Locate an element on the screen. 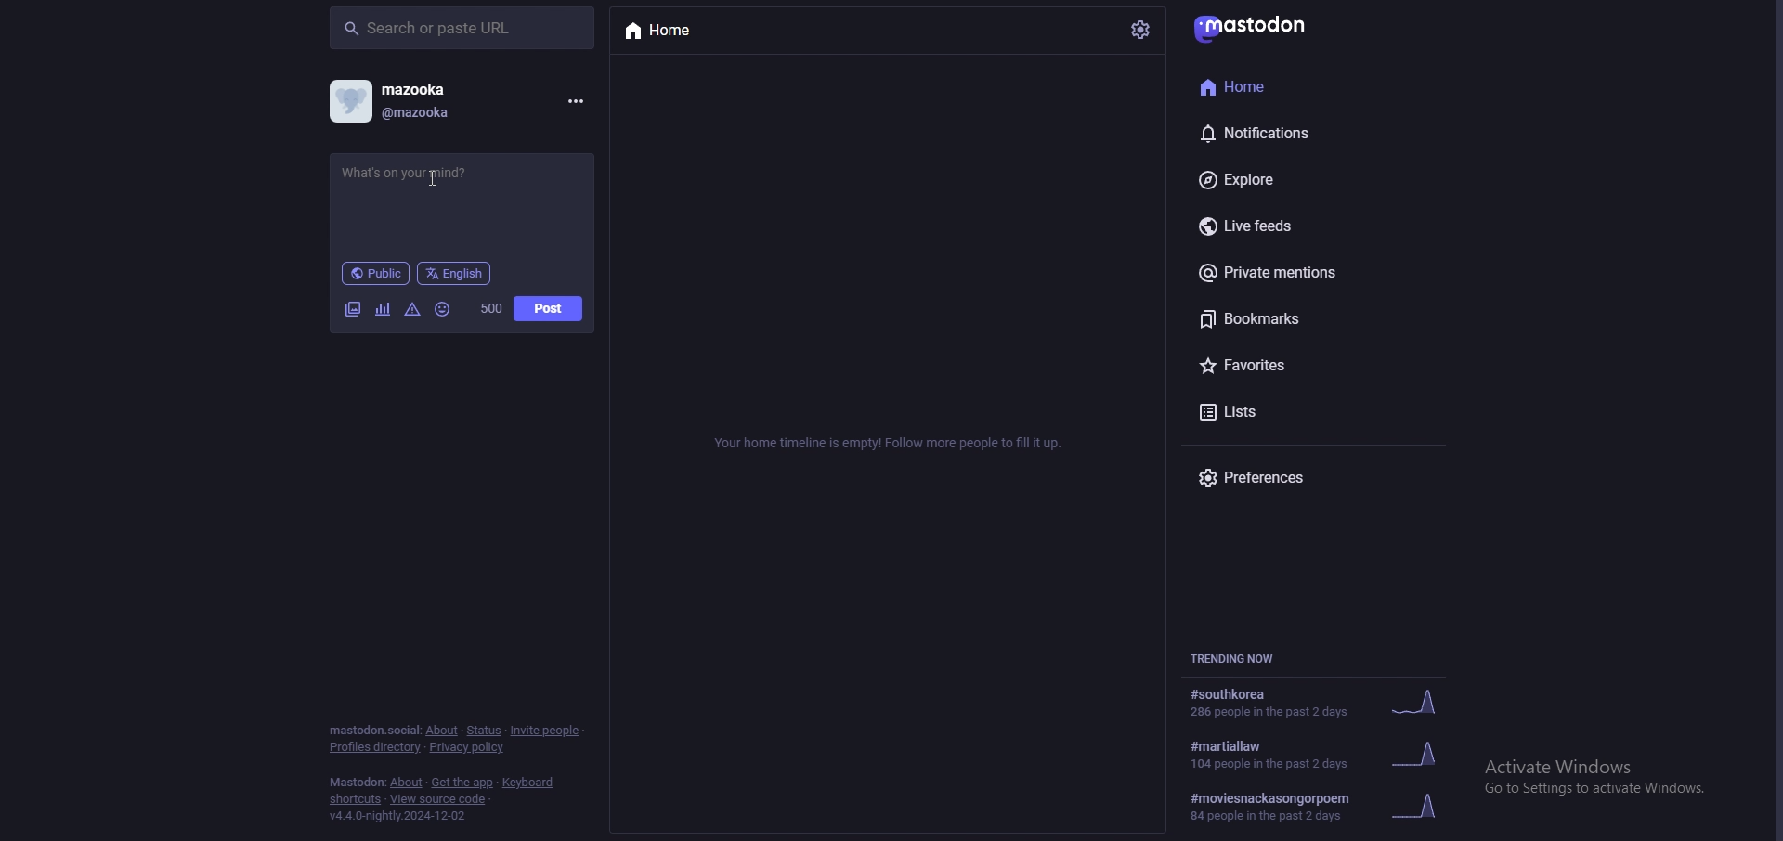 This screenshot has height=841, width=1783. warnings is located at coordinates (412, 310).